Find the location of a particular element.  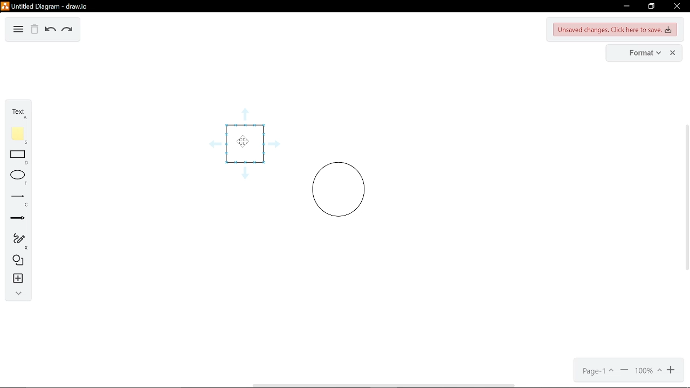

guide arrow is located at coordinates (273, 143).